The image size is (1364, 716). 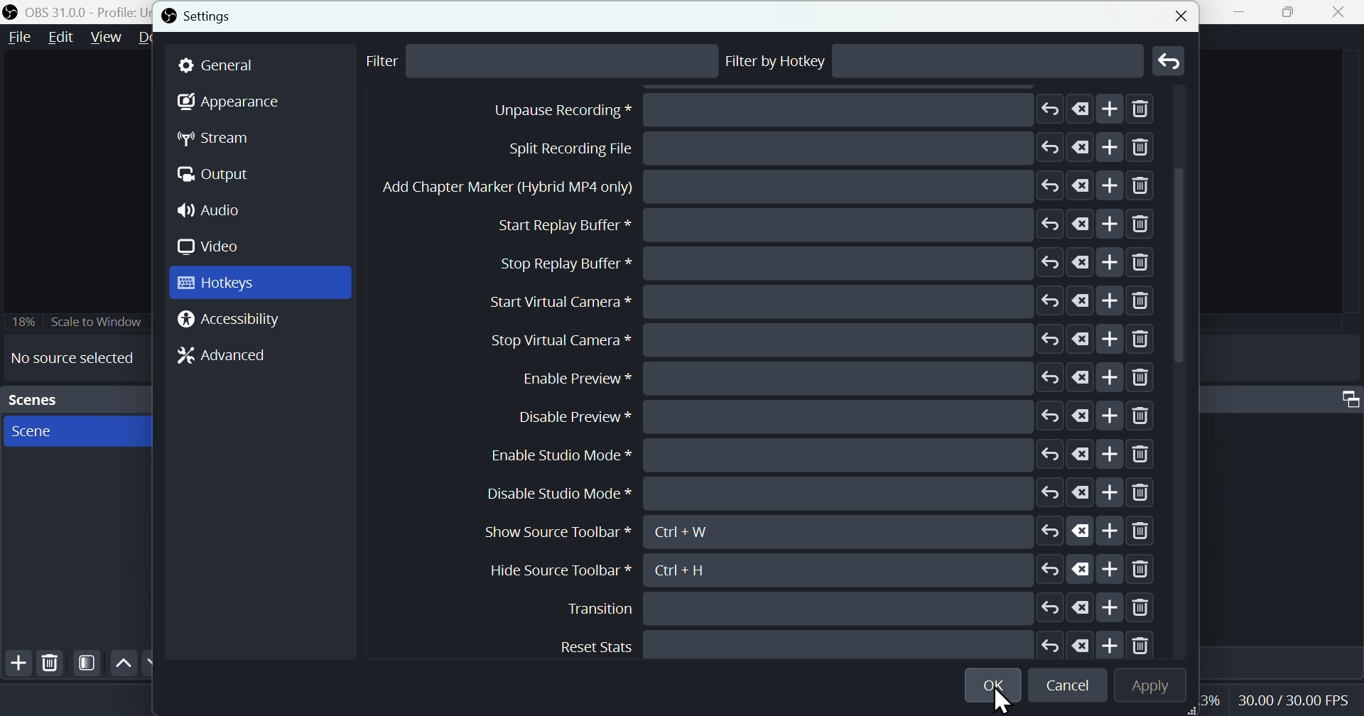 What do you see at coordinates (216, 359) in the screenshot?
I see `Advanced` at bounding box center [216, 359].